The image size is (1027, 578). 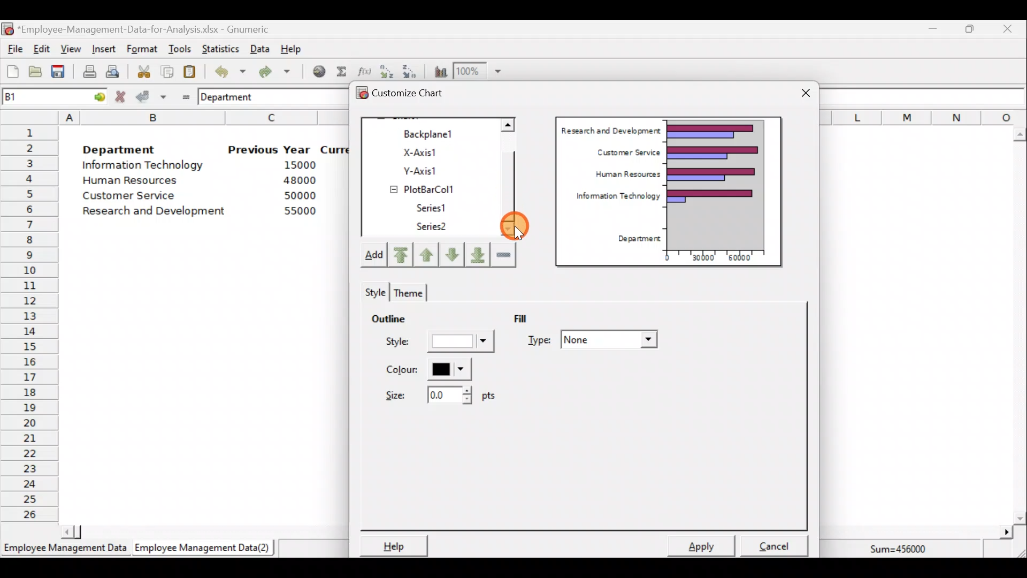 What do you see at coordinates (904, 551) in the screenshot?
I see `Sum=456000` at bounding box center [904, 551].